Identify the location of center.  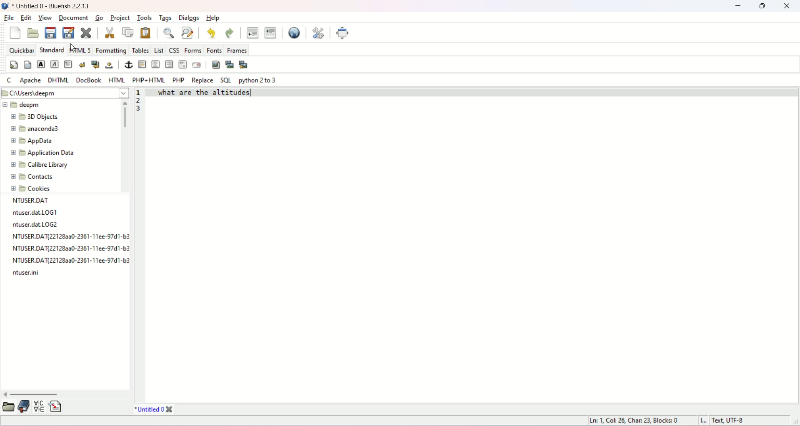
(156, 65).